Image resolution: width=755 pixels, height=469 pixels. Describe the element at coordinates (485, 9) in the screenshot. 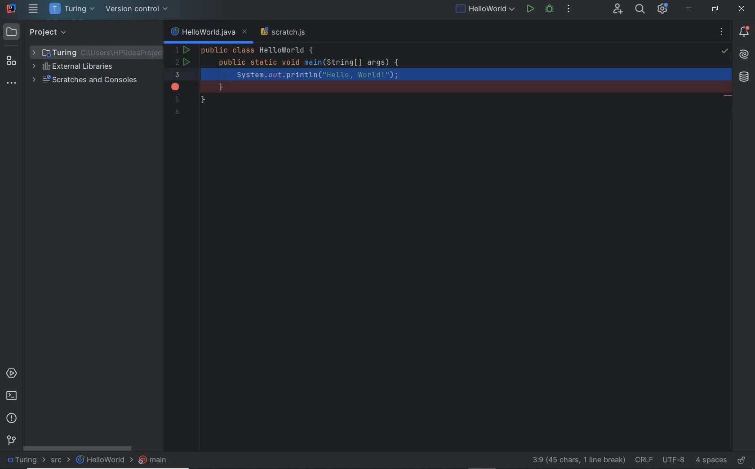

I see `run/debug configurations` at that location.